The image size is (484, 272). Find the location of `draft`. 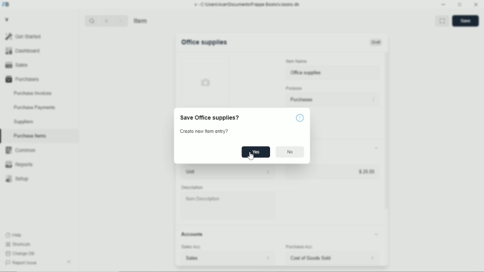

draft is located at coordinates (376, 42).